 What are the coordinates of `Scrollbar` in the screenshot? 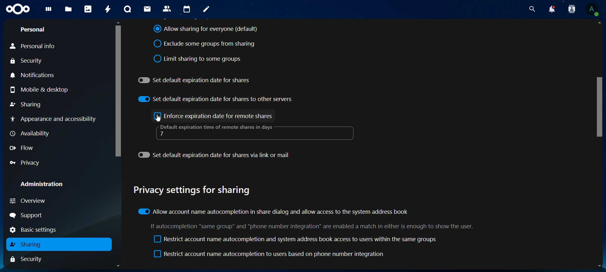 It's located at (599, 145).